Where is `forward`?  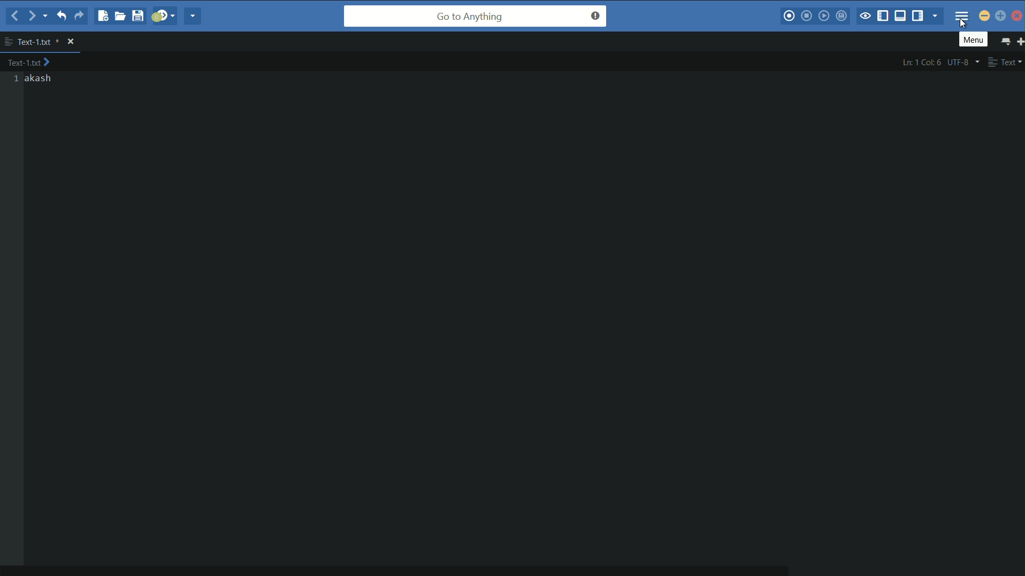 forward is located at coordinates (37, 16).